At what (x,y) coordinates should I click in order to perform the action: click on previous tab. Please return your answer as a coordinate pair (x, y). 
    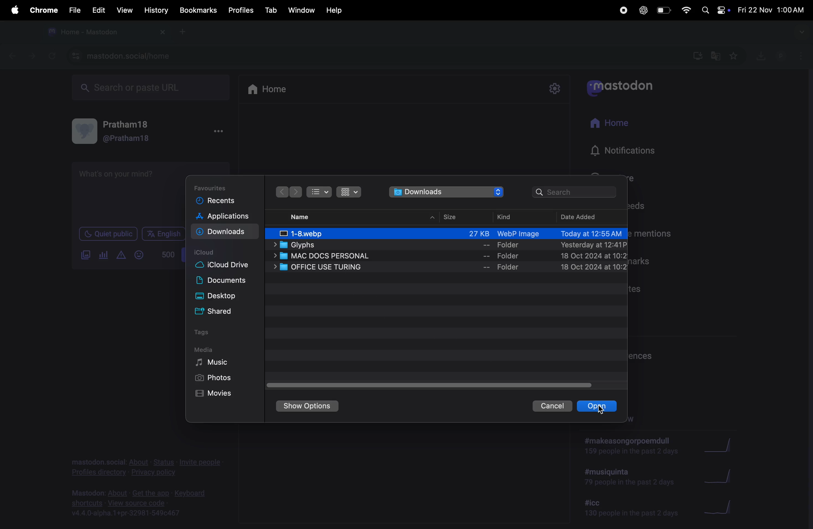
    Looking at the image, I should click on (13, 57).